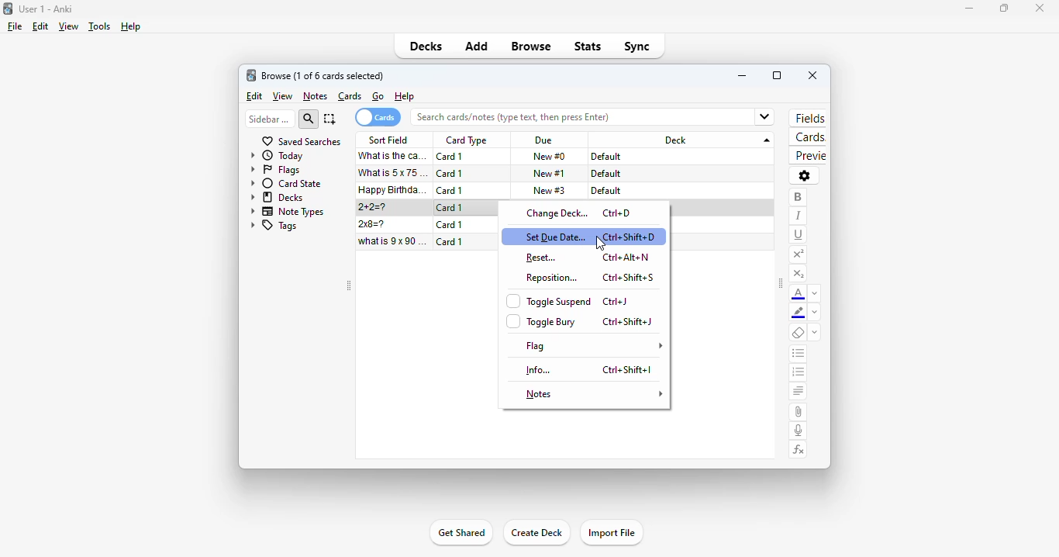  What do you see at coordinates (1039, 7) in the screenshot?
I see `close` at bounding box center [1039, 7].